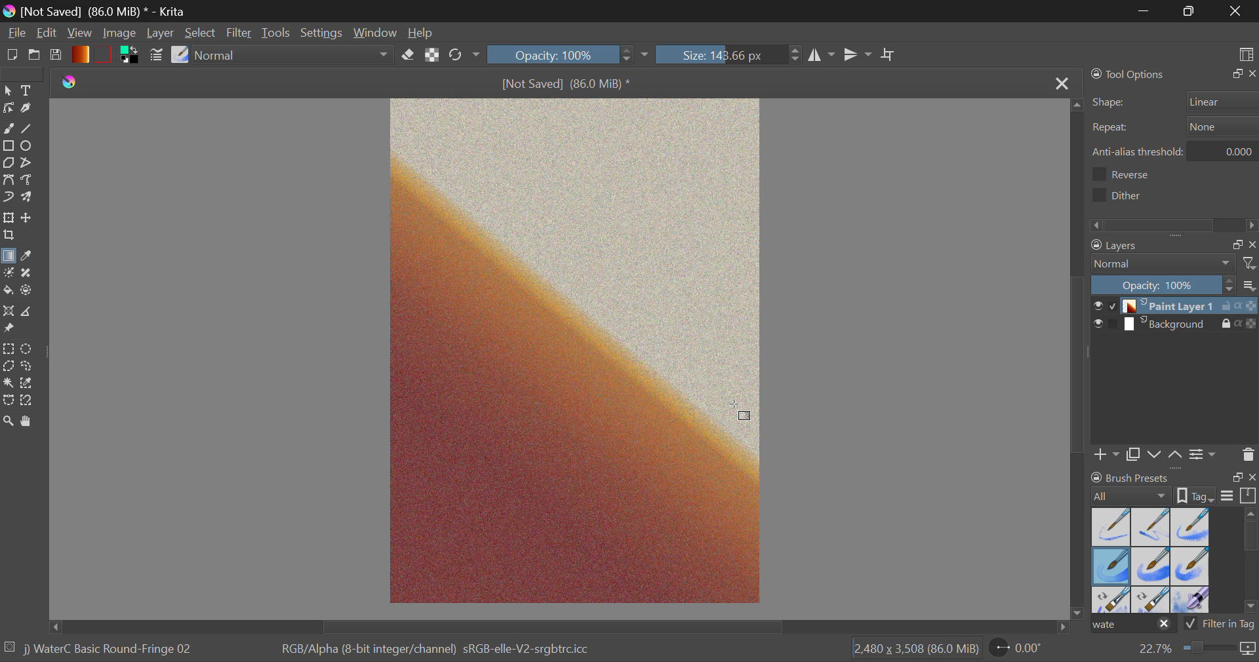  Describe the element at coordinates (1146, 11) in the screenshot. I see `Restore Down` at that location.